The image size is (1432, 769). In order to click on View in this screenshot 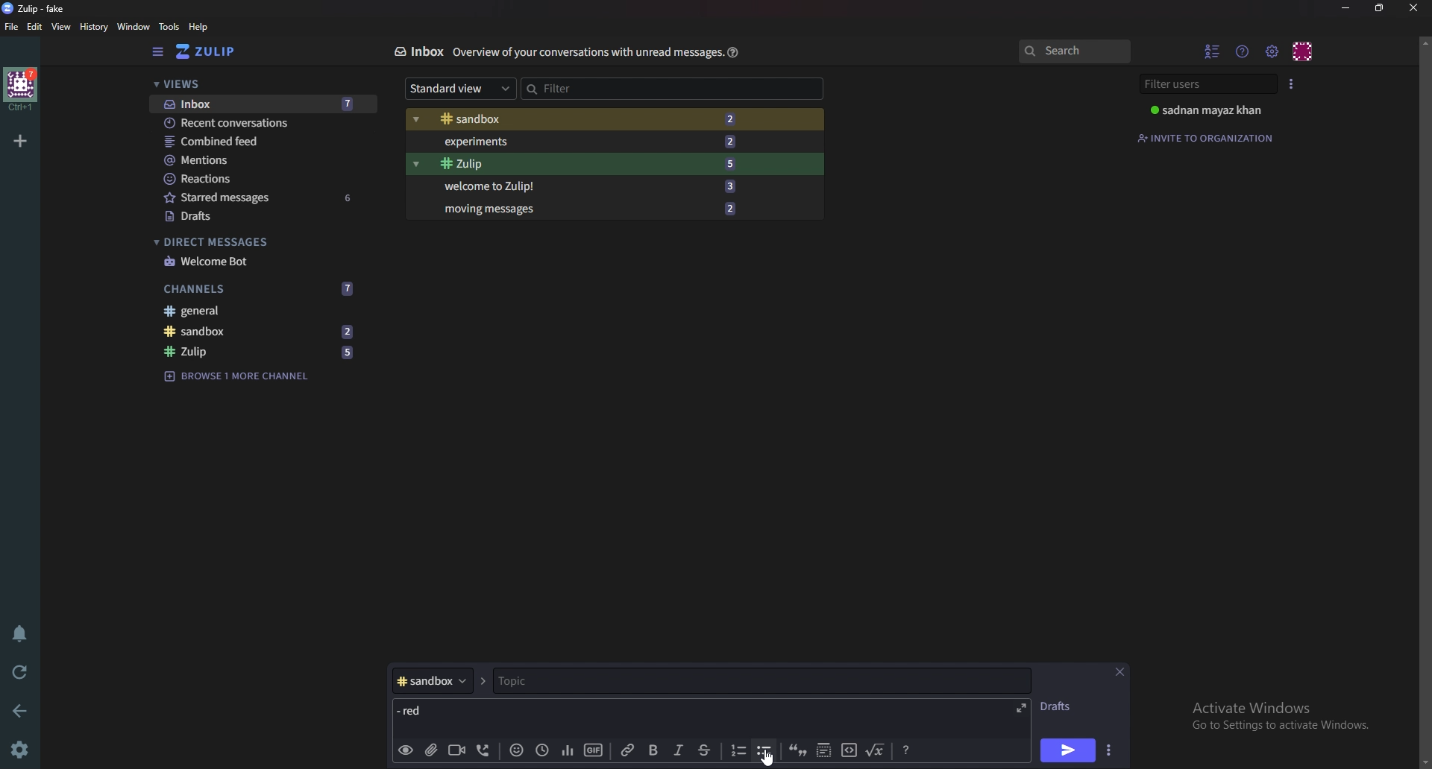, I will do `click(62, 28)`.